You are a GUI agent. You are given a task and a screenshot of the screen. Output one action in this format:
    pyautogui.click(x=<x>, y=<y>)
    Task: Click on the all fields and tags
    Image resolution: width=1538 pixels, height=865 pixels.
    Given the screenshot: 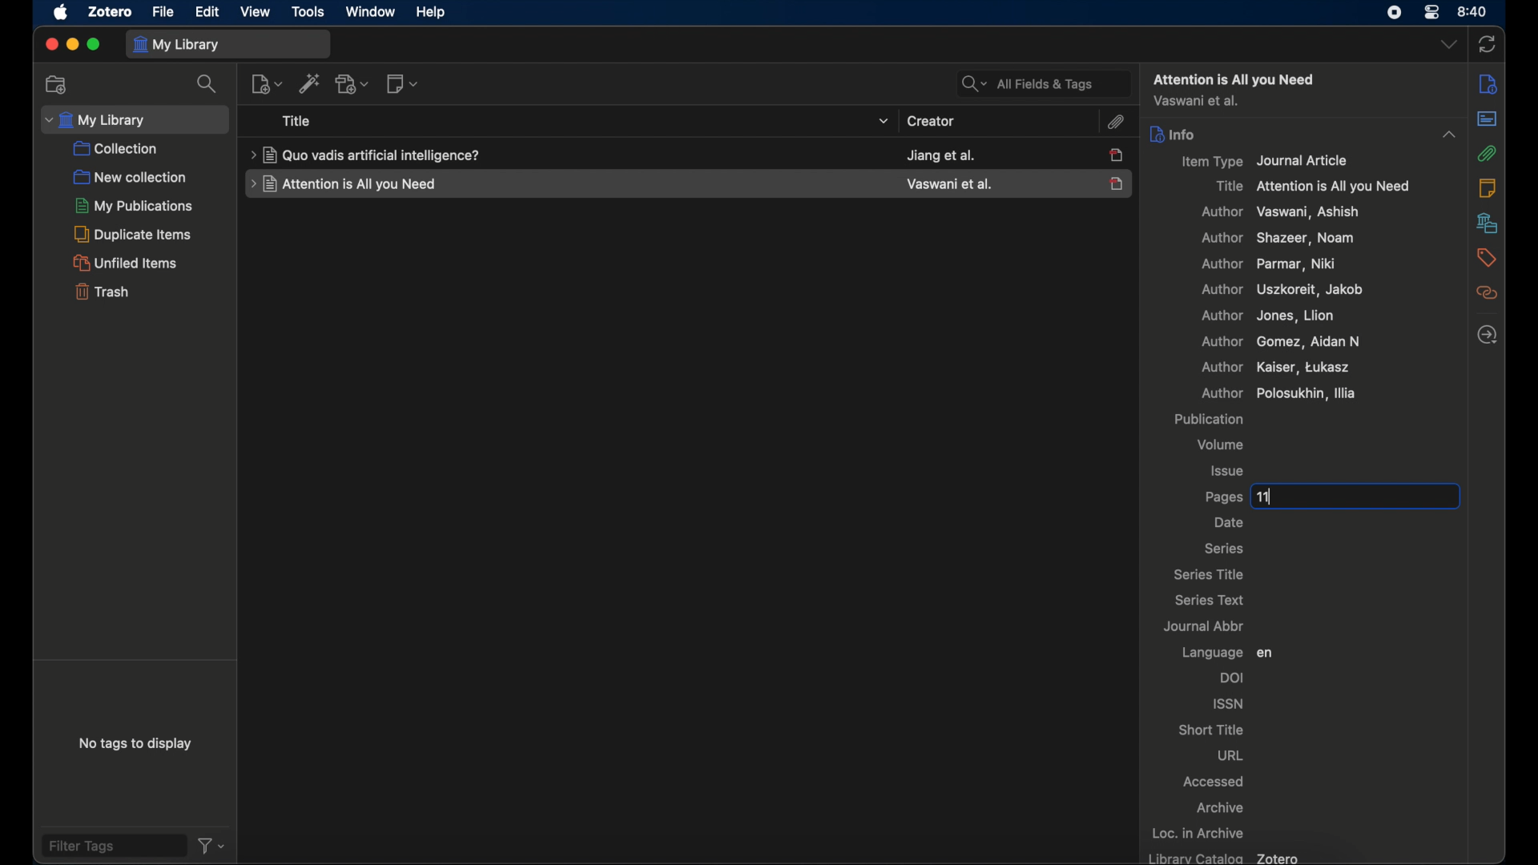 What is the action you would take?
    pyautogui.click(x=1037, y=82)
    